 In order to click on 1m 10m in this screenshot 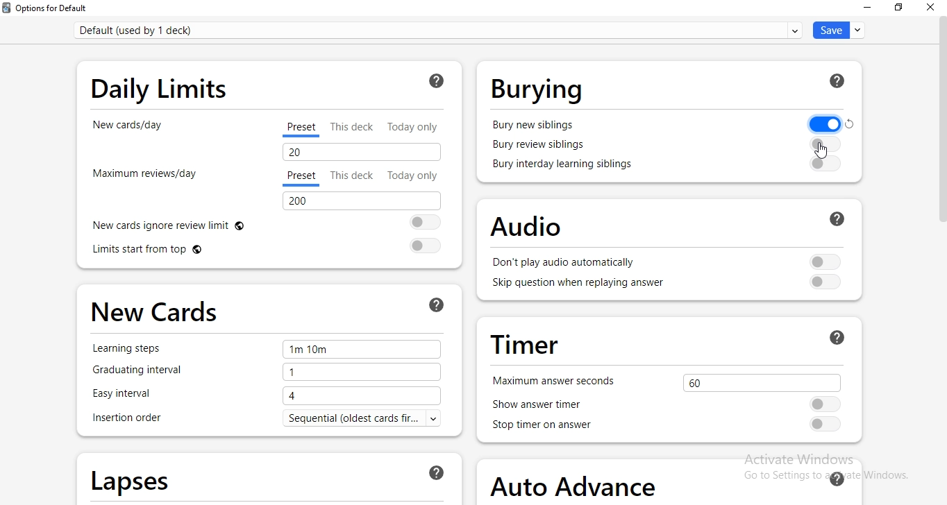, I will do `click(362, 350)`.